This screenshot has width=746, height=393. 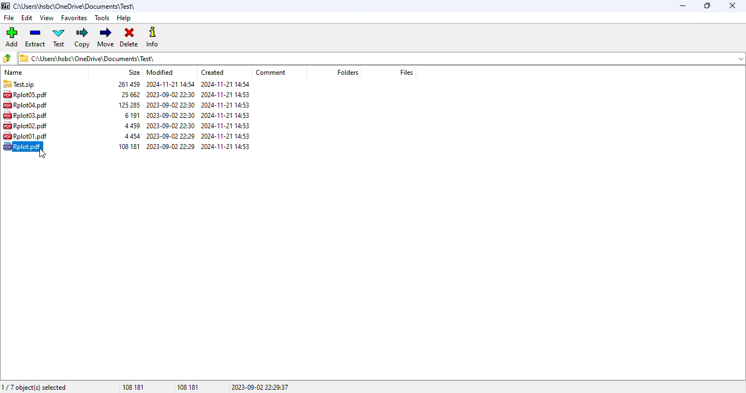 What do you see at coordinates (171, 115) in the screenshot?
I see ` 2023-09-02 22:30` at bounding box center [171, 115].